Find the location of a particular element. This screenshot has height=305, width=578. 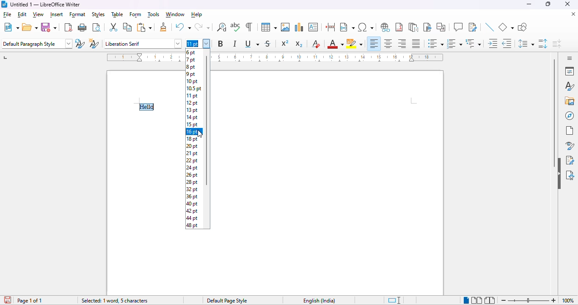

edit is located at coordinates (22, 14).